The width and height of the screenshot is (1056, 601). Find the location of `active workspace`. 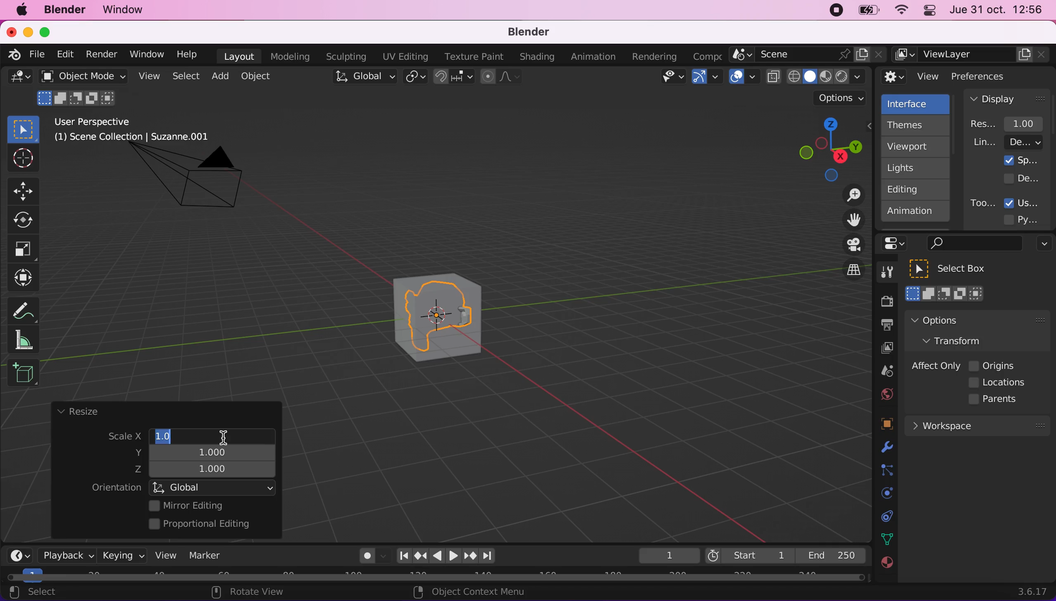

active workspace is located at coordinates (704, 55).